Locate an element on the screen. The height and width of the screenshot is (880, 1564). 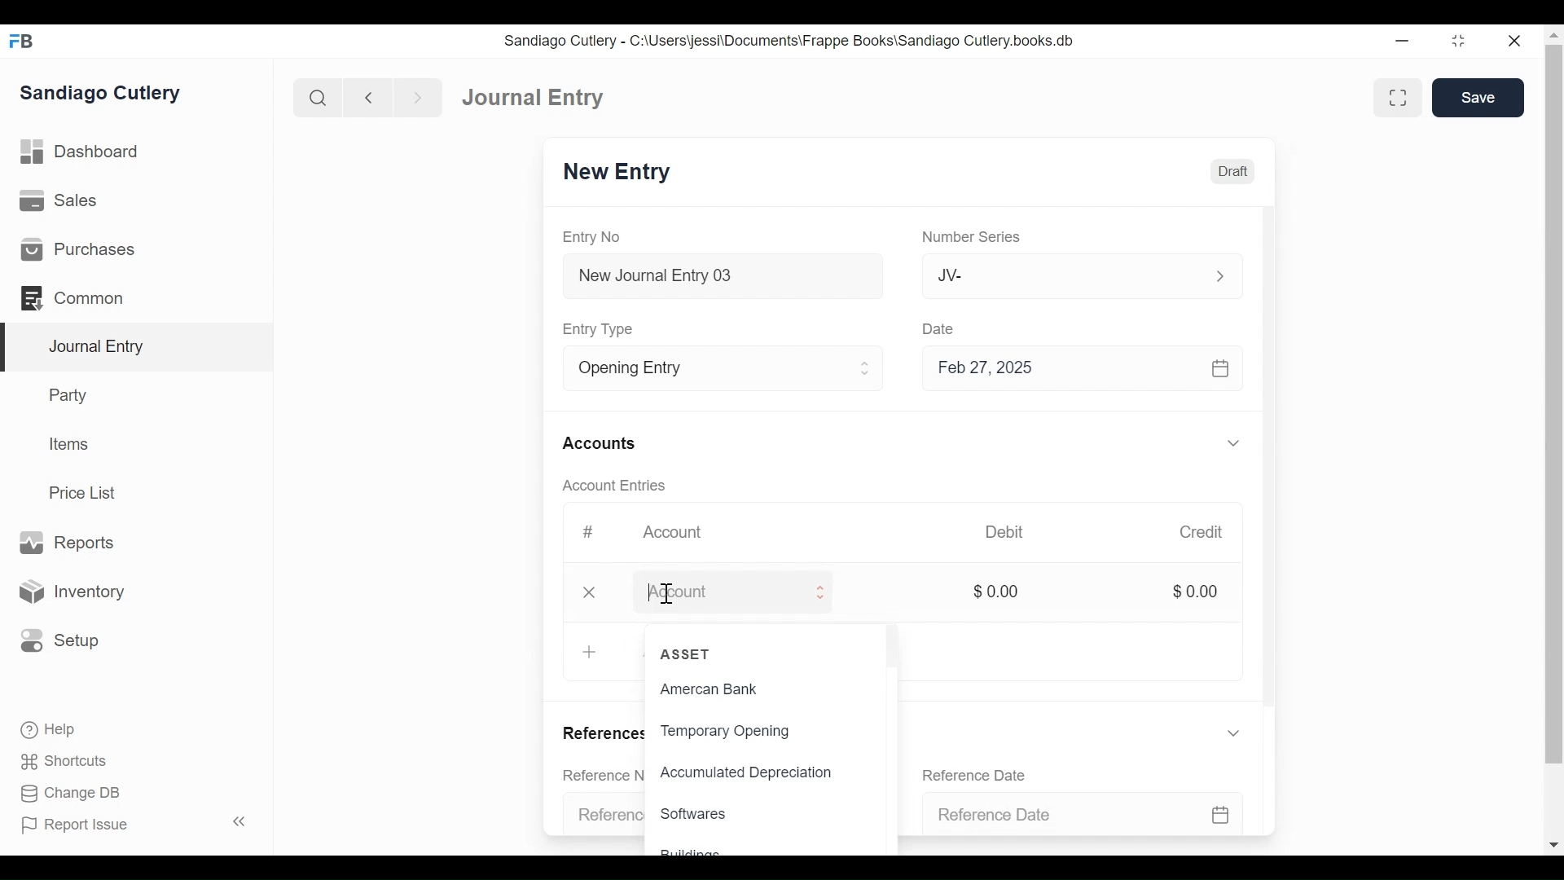
Reference Date is located at coordinates (1080, 810).